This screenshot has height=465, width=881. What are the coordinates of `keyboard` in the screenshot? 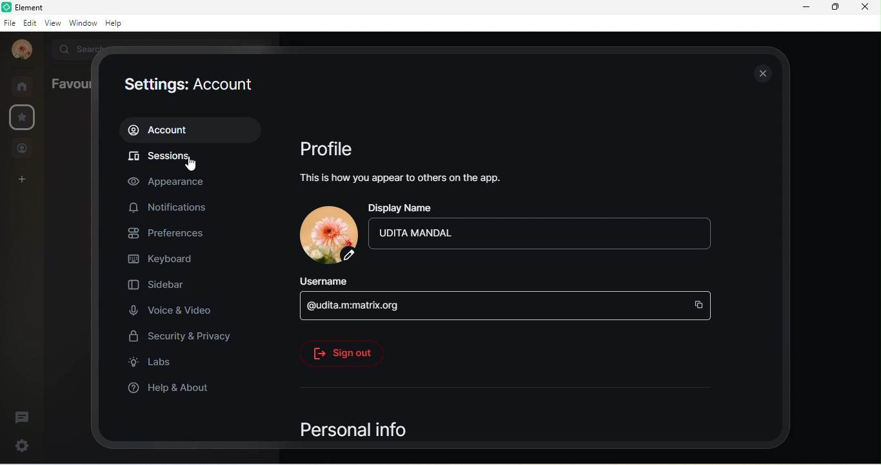 It's located at (164, 261).